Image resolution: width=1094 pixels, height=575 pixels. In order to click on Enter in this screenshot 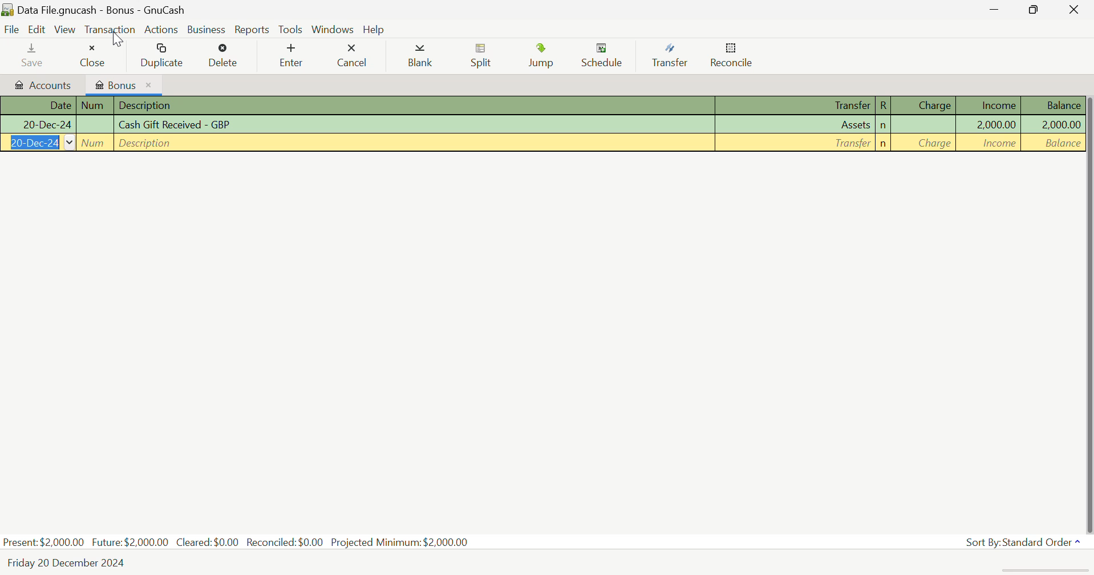, I will do `click(290, 55)`.